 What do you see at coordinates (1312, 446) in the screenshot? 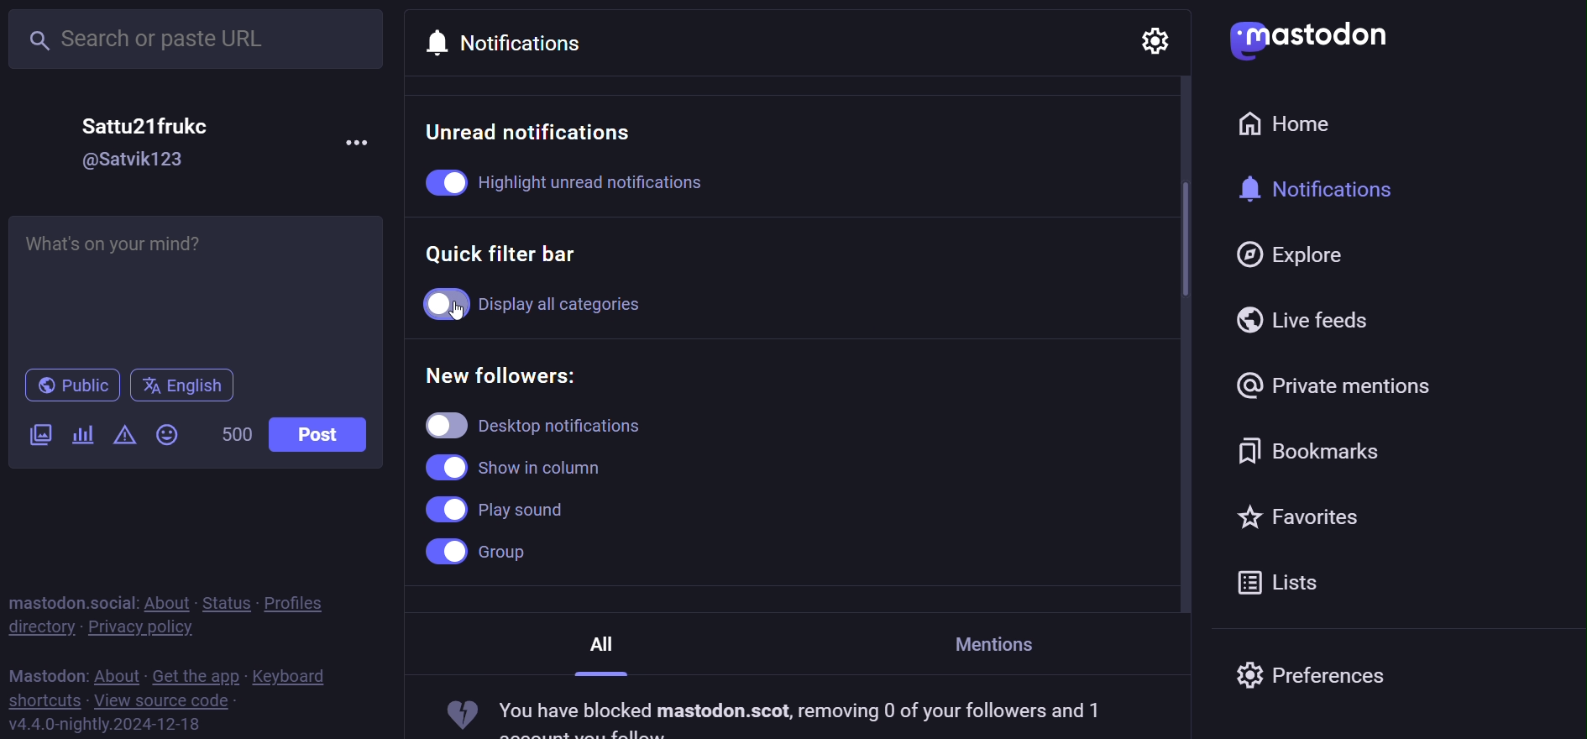
I see `bookmark` at bounding box center [1312, 446].